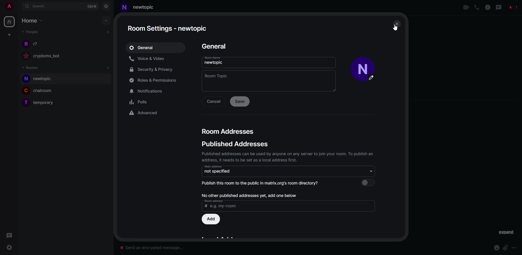 This screenshot has height=255, width=522. Describe the element at coordinates (37, 44) in the screenshot. I see `people` at that location.